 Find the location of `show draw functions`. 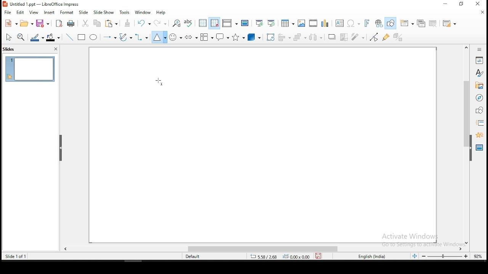

show draw functions is located at coordinates (390, 24).